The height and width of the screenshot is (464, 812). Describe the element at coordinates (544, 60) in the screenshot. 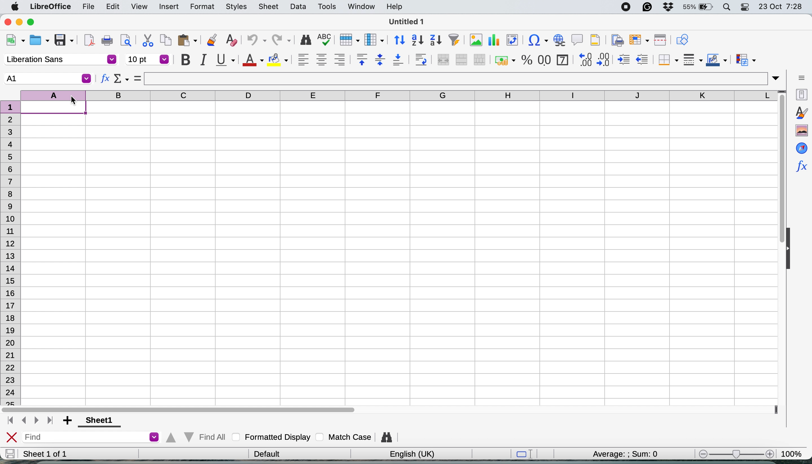

I see `format as number` at that location.